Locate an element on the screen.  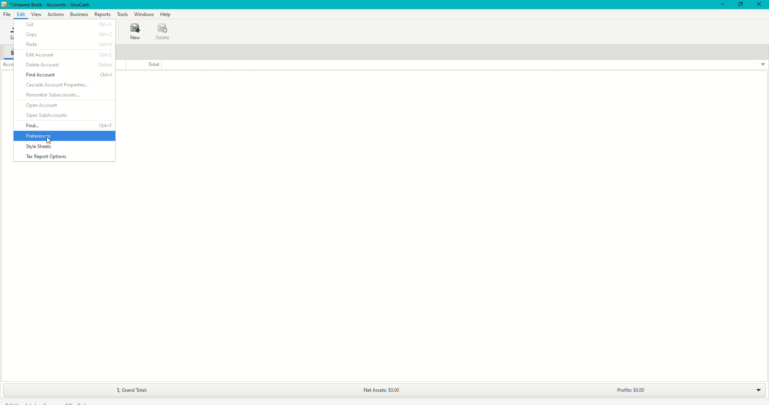
Edit is located at coordinates (21, 14).